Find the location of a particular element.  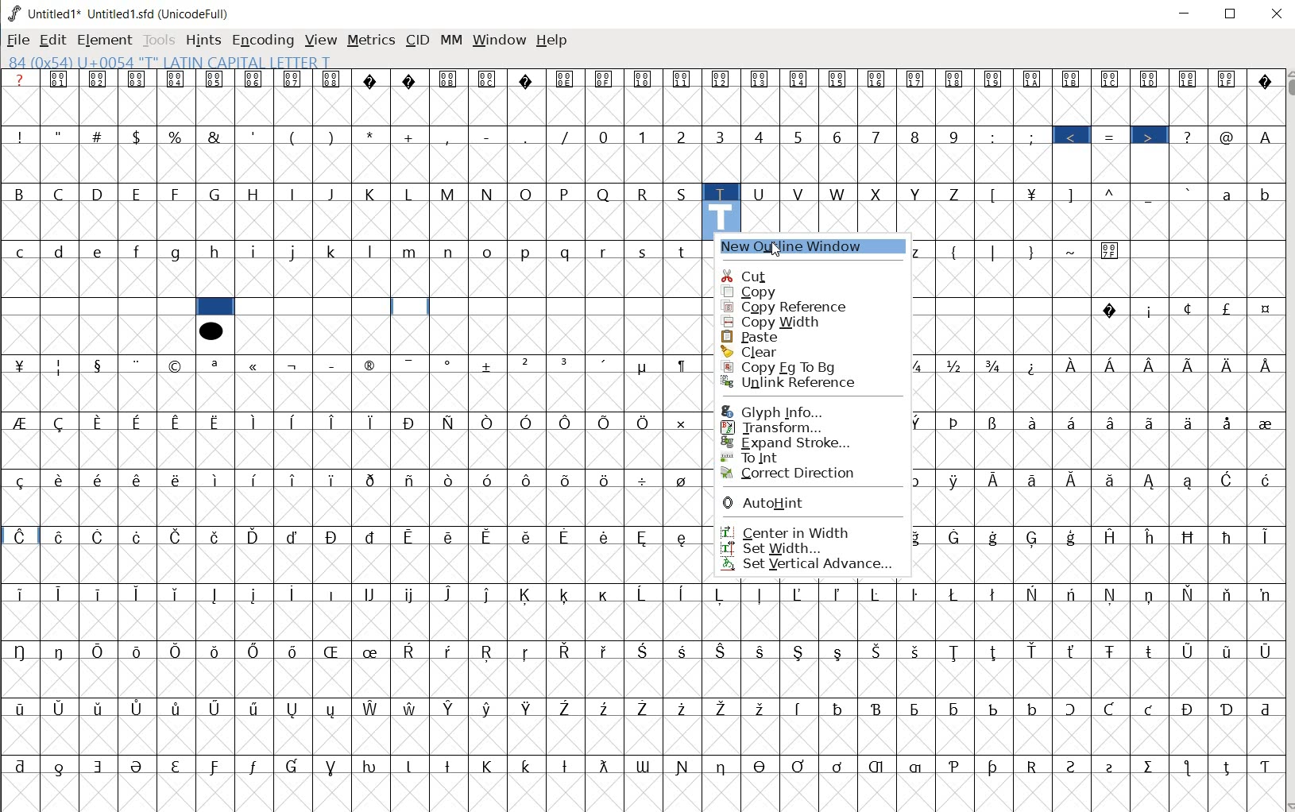

file is located at coordinates (18, 41).